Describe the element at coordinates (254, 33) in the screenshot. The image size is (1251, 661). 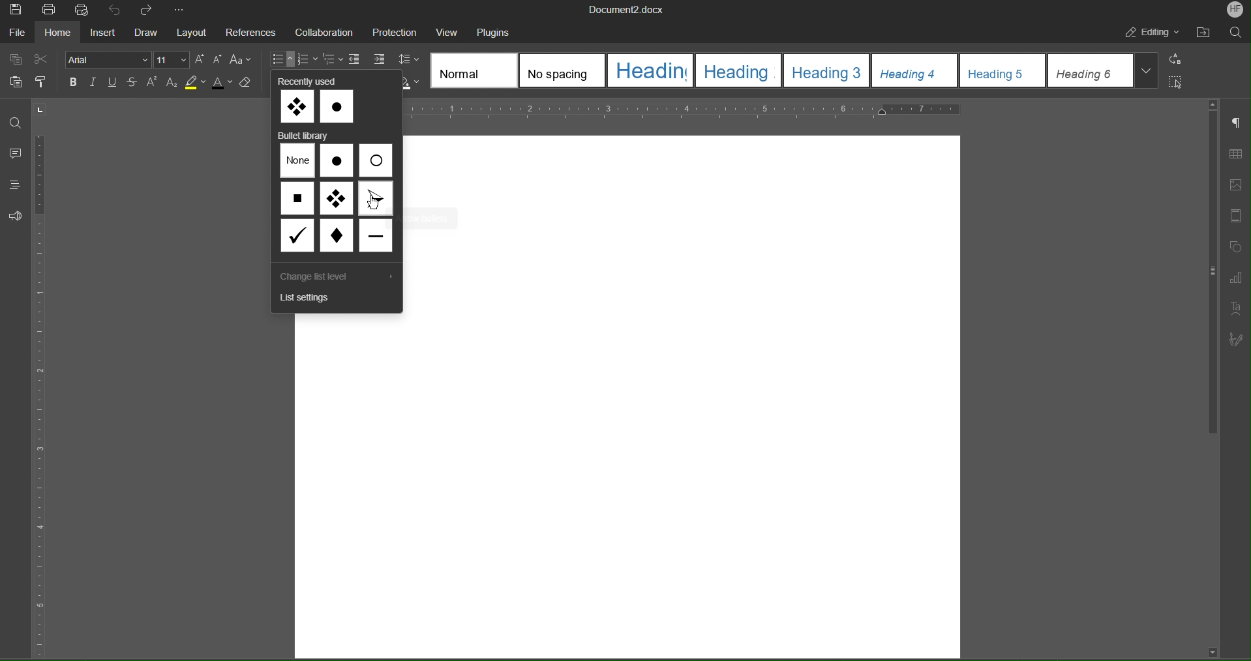
I see `References` at that location.